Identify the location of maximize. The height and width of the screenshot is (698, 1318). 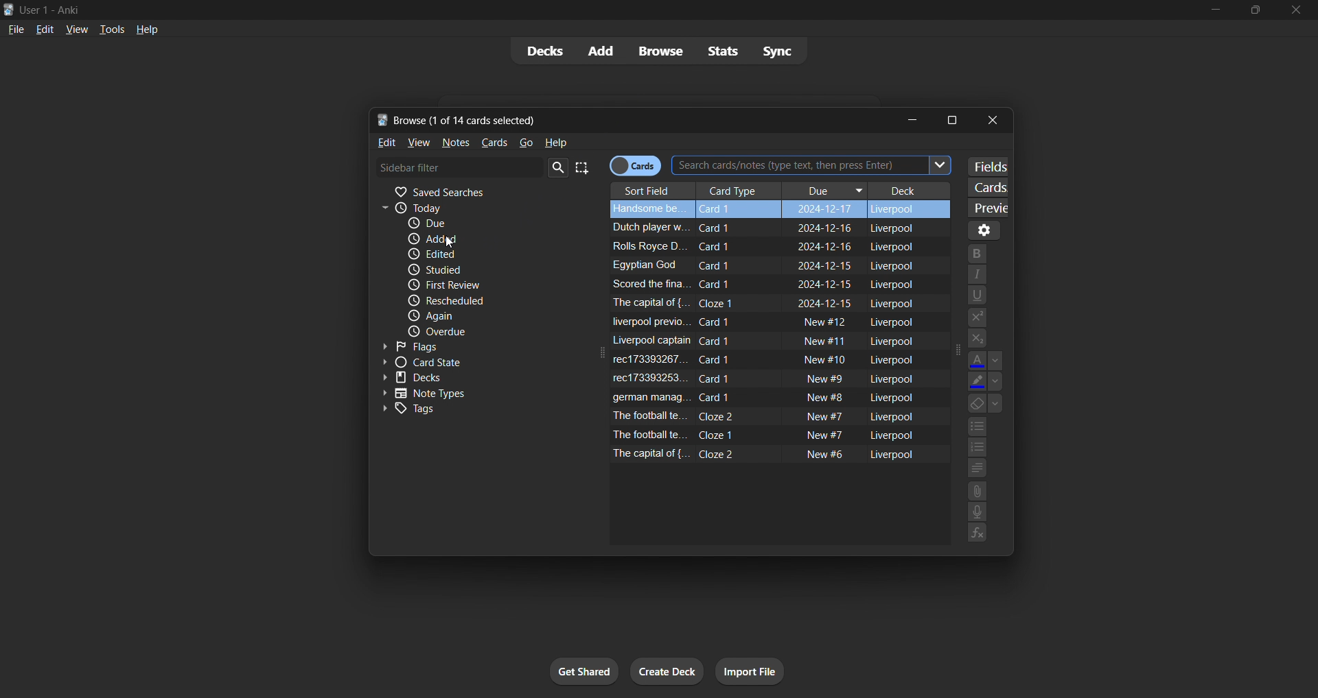
(956, 119).